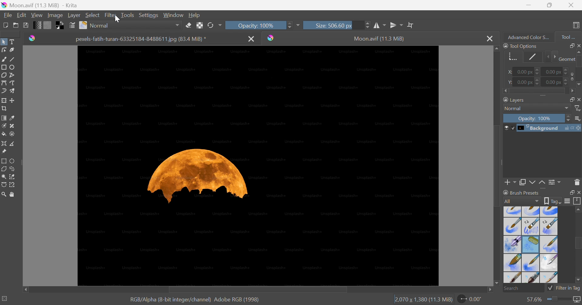 The height and width of the screenshot is (305, 582). What do you see at coordinates (578, 45) in the screenshot?
I see `Close` at bounding box center [578, 45].